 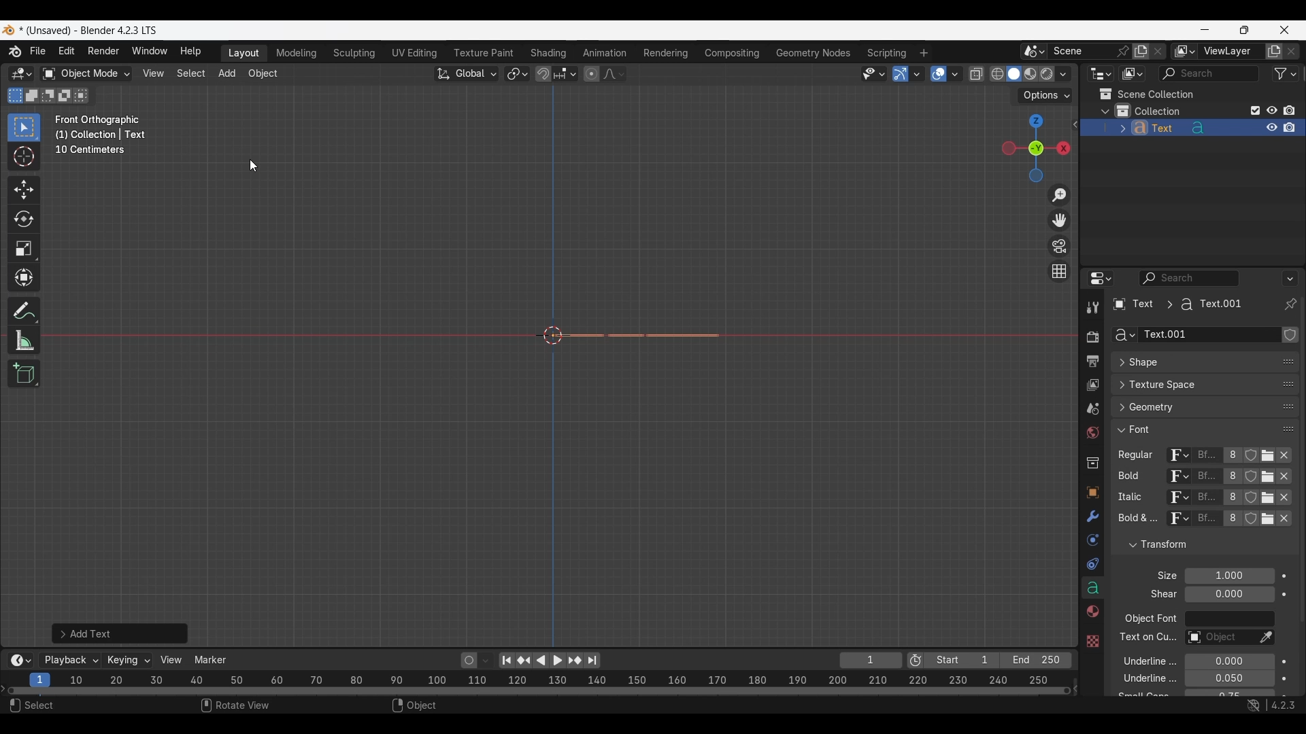 I want to click on Sculpting workspace, so click(x=356, y=53).